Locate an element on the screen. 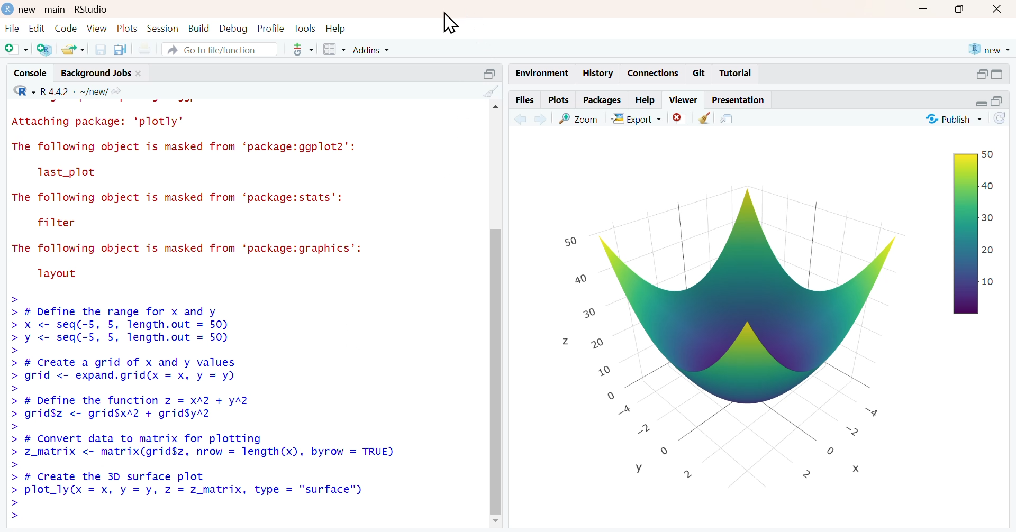  plots is located at coordinates (129, 29).